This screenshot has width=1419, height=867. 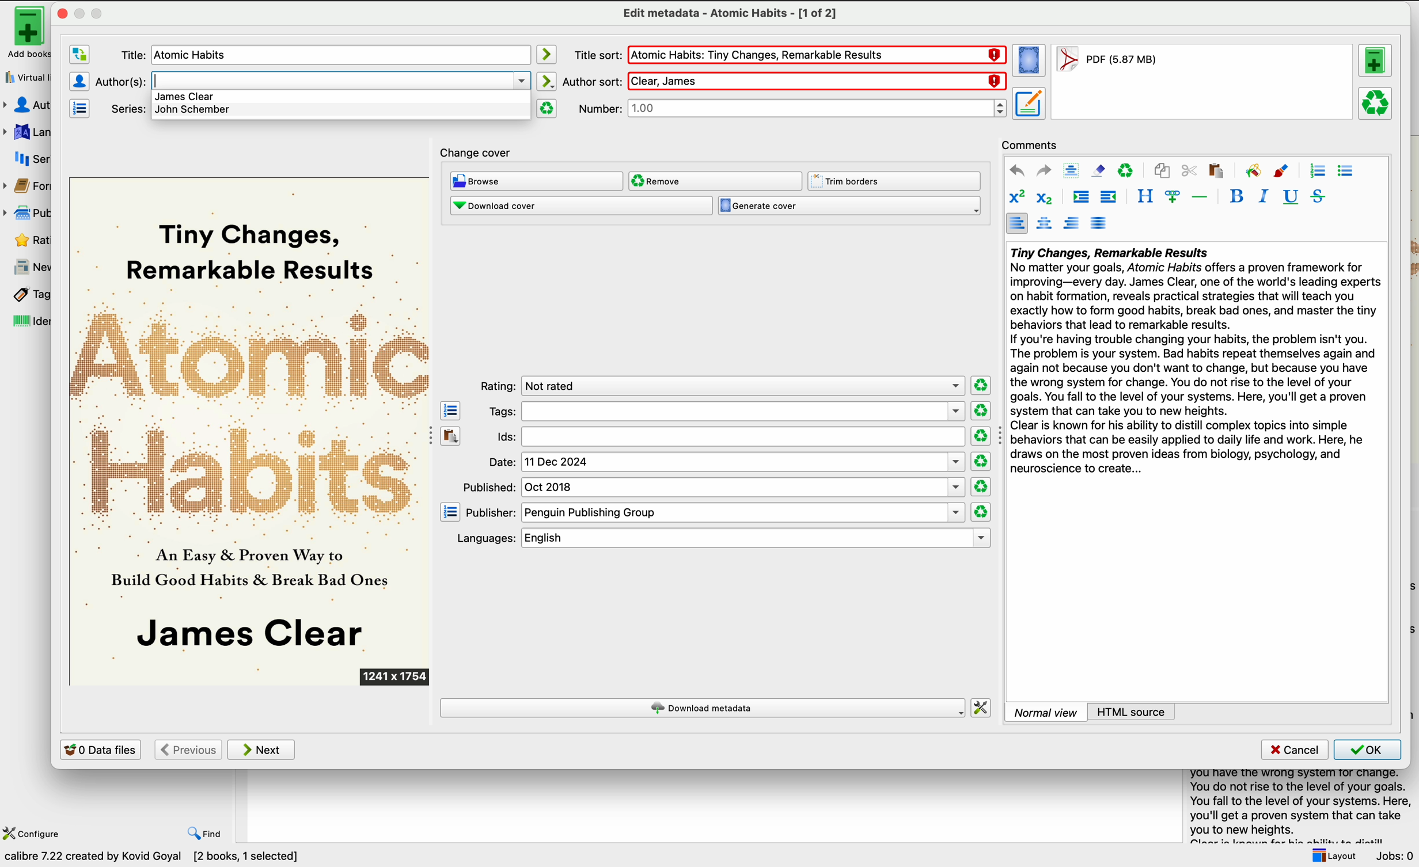 I want to click on paste, so click(x=1216, y=170).